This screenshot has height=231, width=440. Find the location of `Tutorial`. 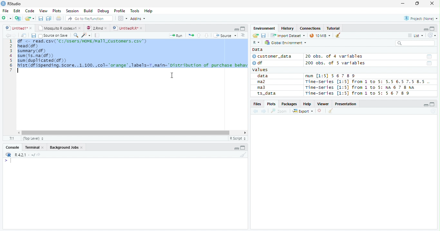

Tutorial is located at coordinates (333, 28).